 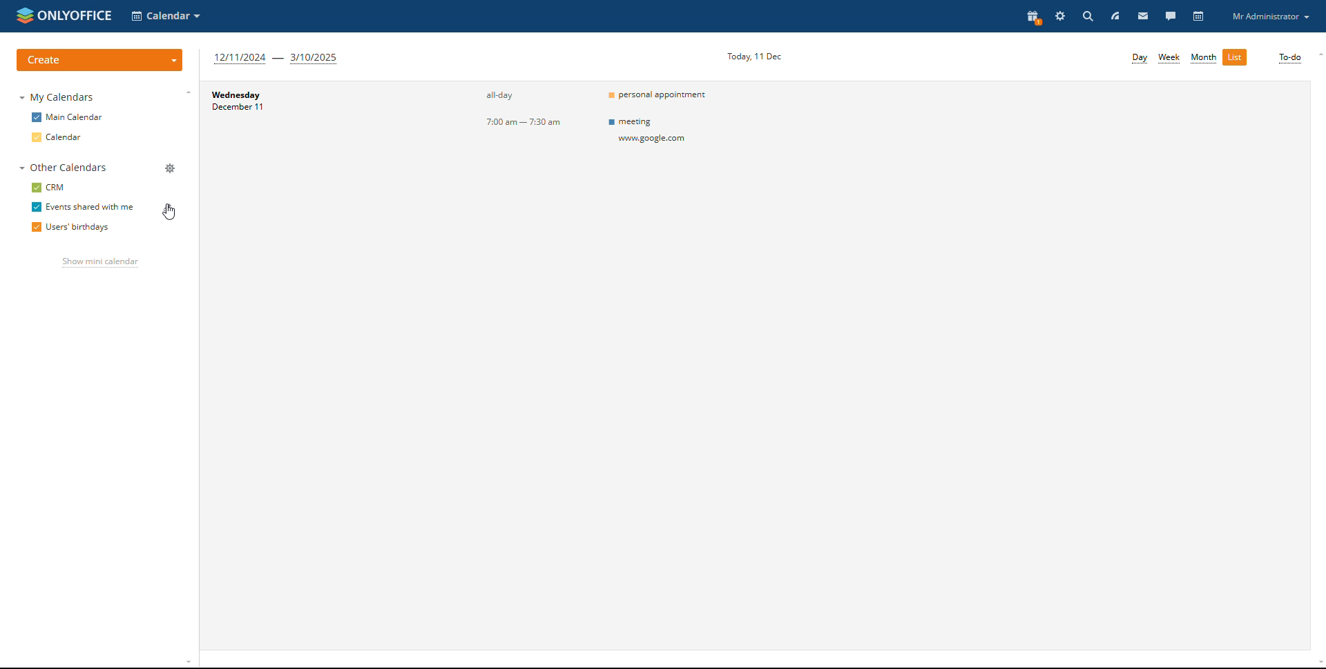 I want to click on events shared with me, so click(x=82, y=207).